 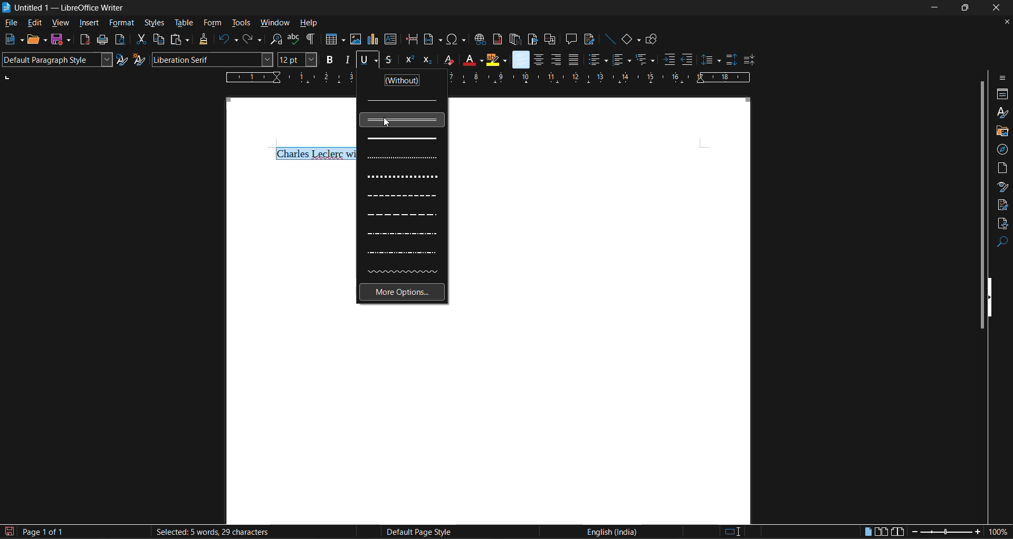 What do you see at coordinates (623, 59) in the screenshot?
I see `toggle ordered list` at bounding box center [623, 59].